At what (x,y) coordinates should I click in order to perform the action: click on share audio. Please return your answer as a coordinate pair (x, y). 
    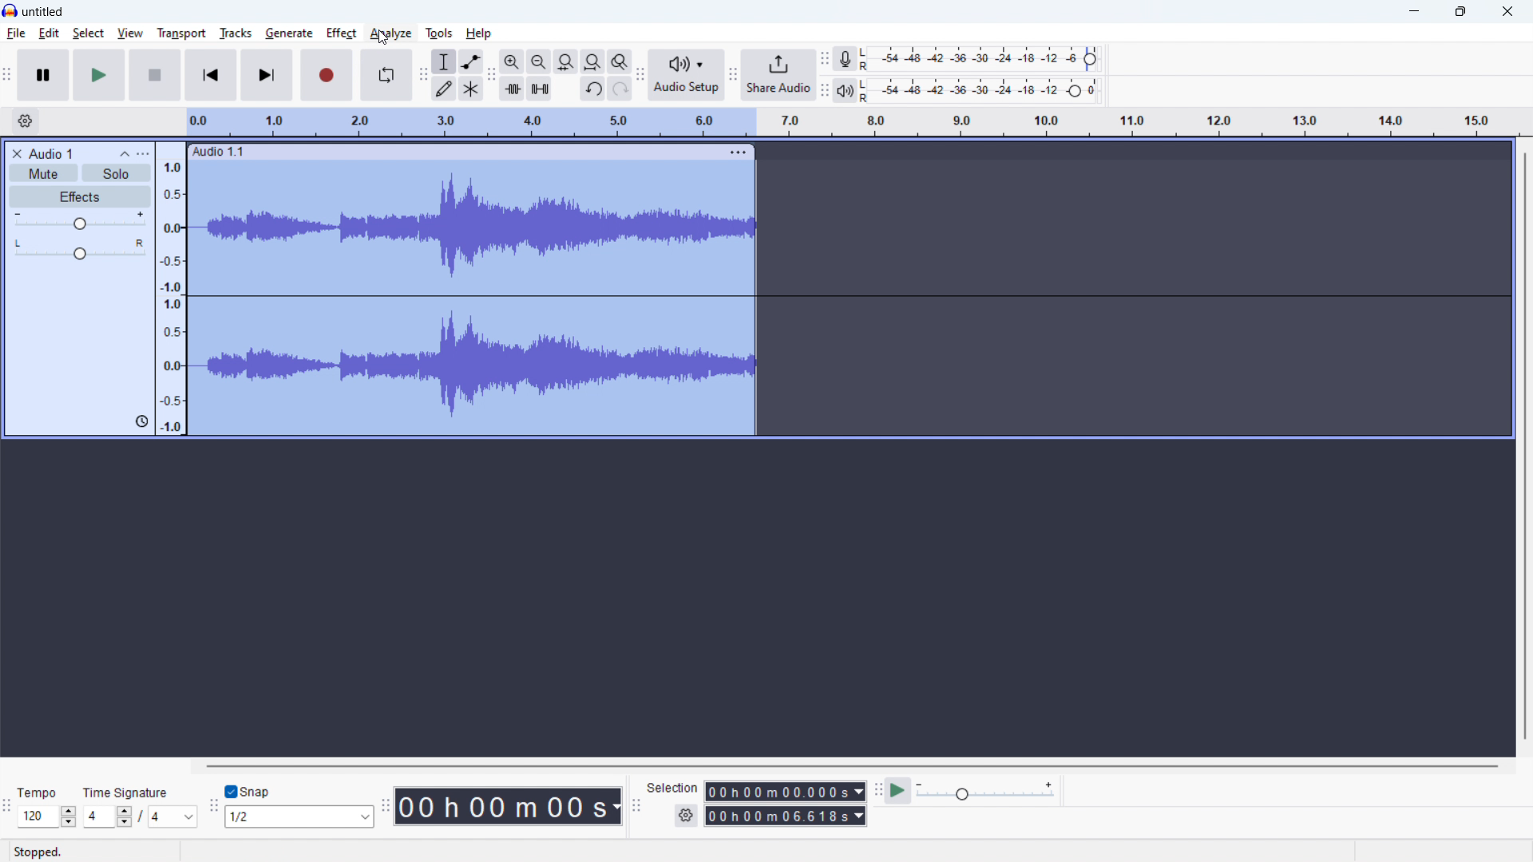
    Looking at the image, I should click on (779, 74).